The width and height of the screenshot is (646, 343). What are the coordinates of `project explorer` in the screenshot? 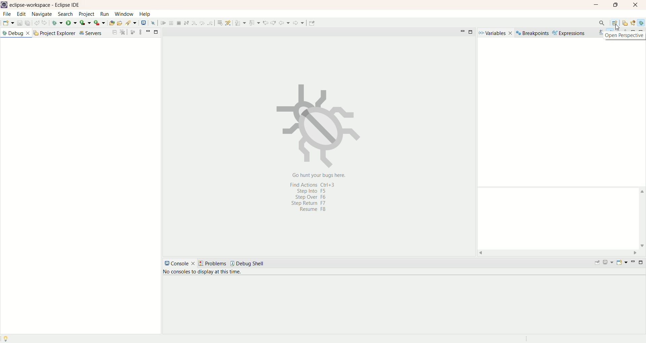 It's located at (54, 34).